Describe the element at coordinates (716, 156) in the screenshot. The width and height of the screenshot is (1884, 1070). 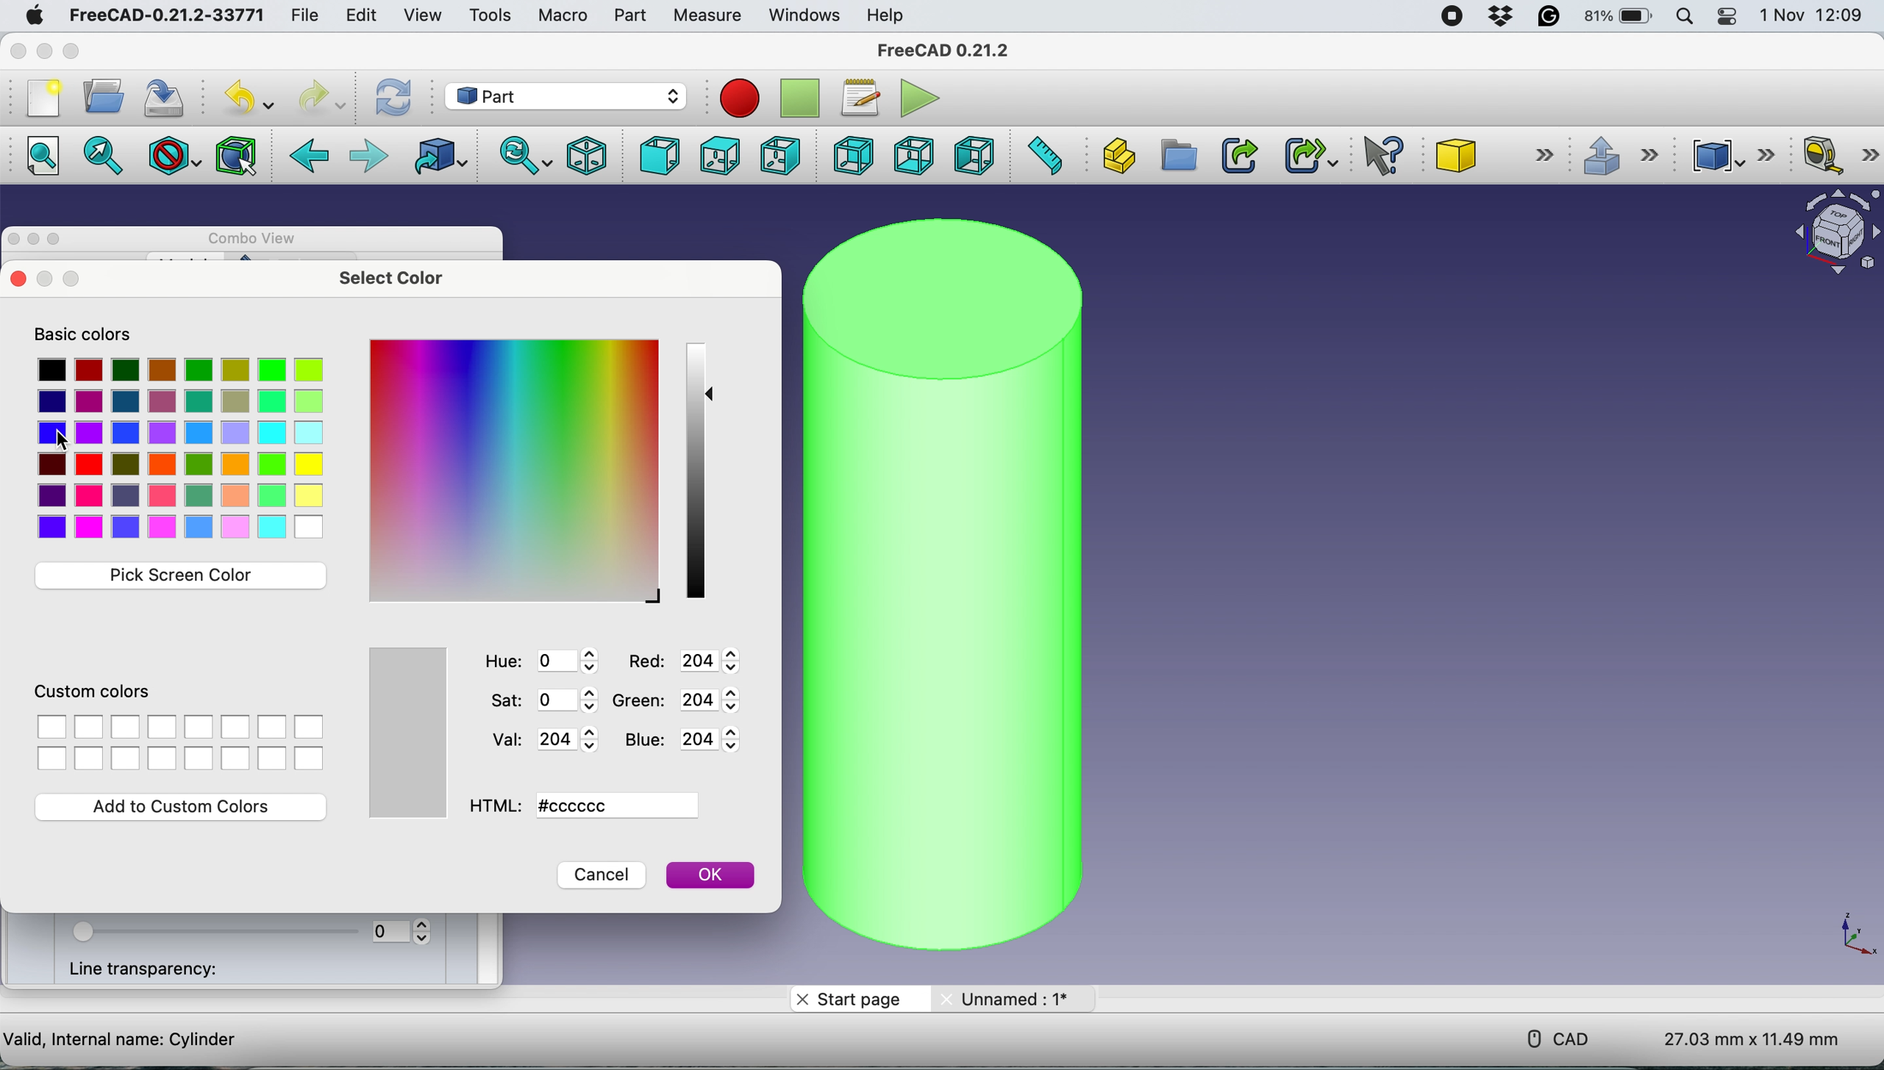
I see `top` at that location.